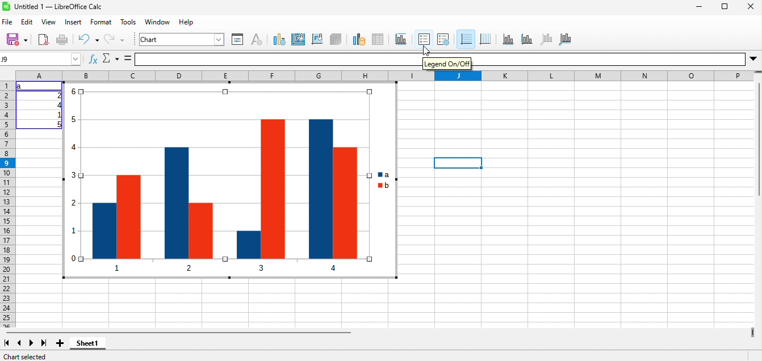 The image size is (762, 361). Describe the element at coordinates (257, 40) in the screenshot. I see `character` at that location.